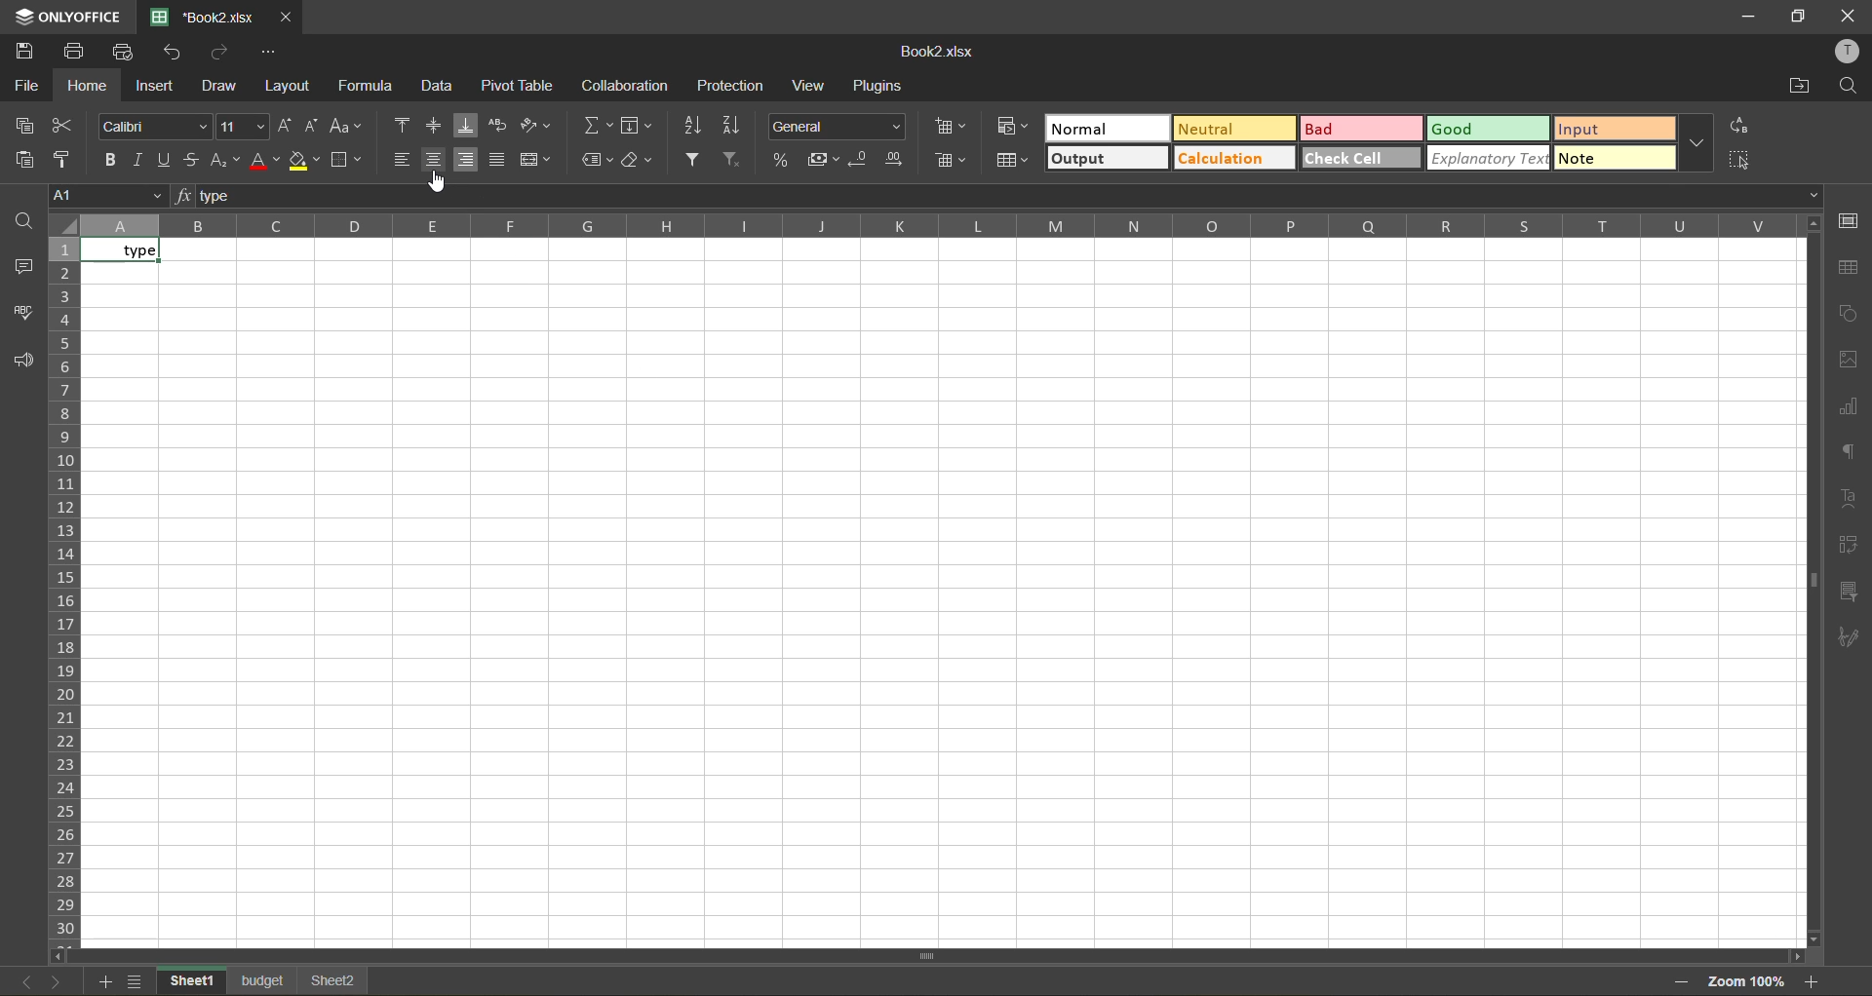 This screenshot has height=996, width=1872. What do you see at coordinates (223, 54) in the screenshot?
I see `redo` at bounding box center [223, 54].